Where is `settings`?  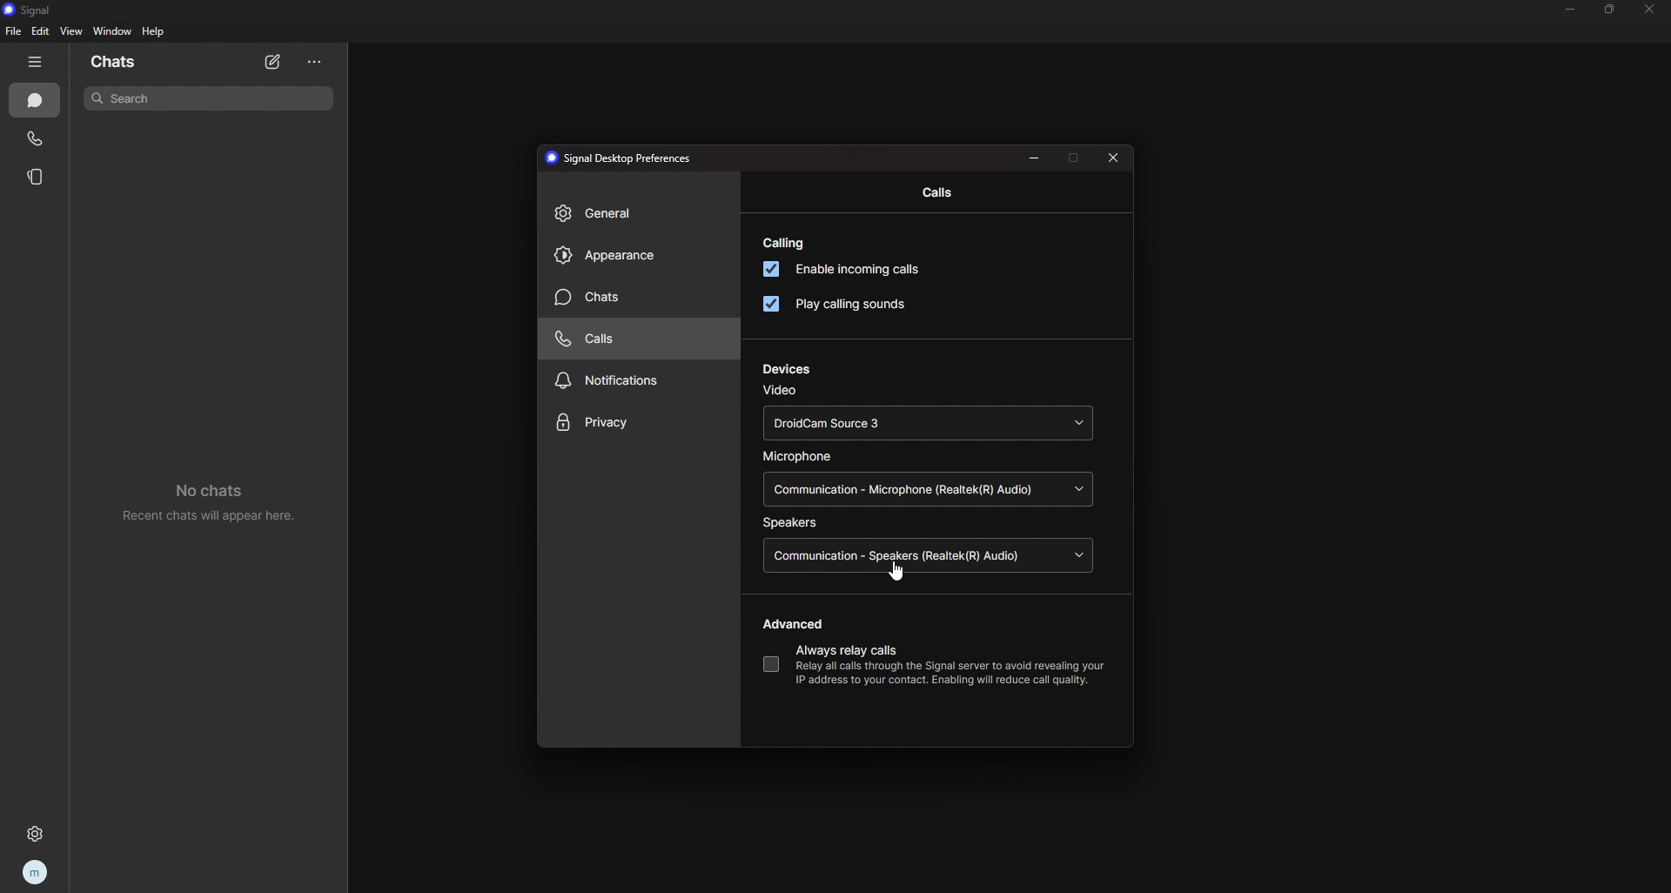 settings is located at coordinates (38, 835).